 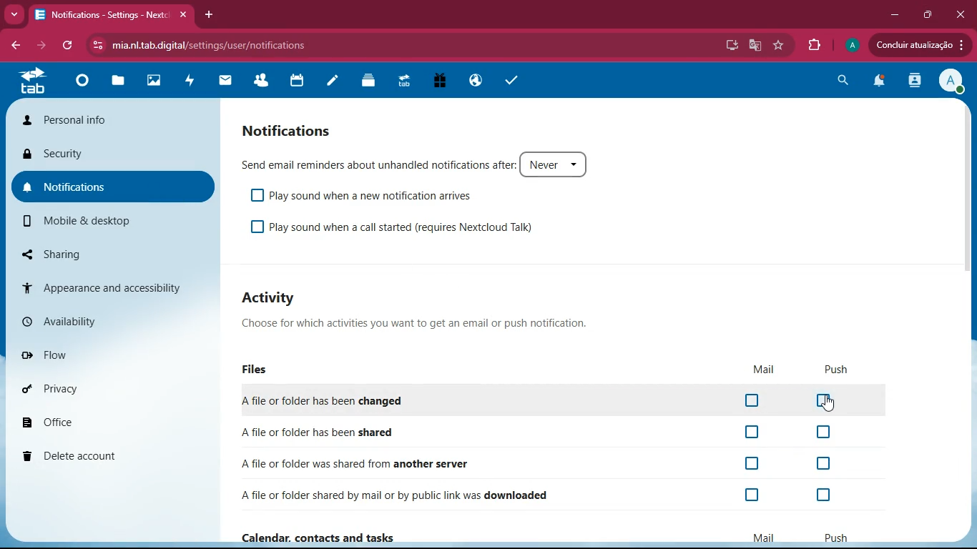 What do you see at coordinates (411, 323) in the screenshot?
I see `choose` at bounding box center [411, 323].